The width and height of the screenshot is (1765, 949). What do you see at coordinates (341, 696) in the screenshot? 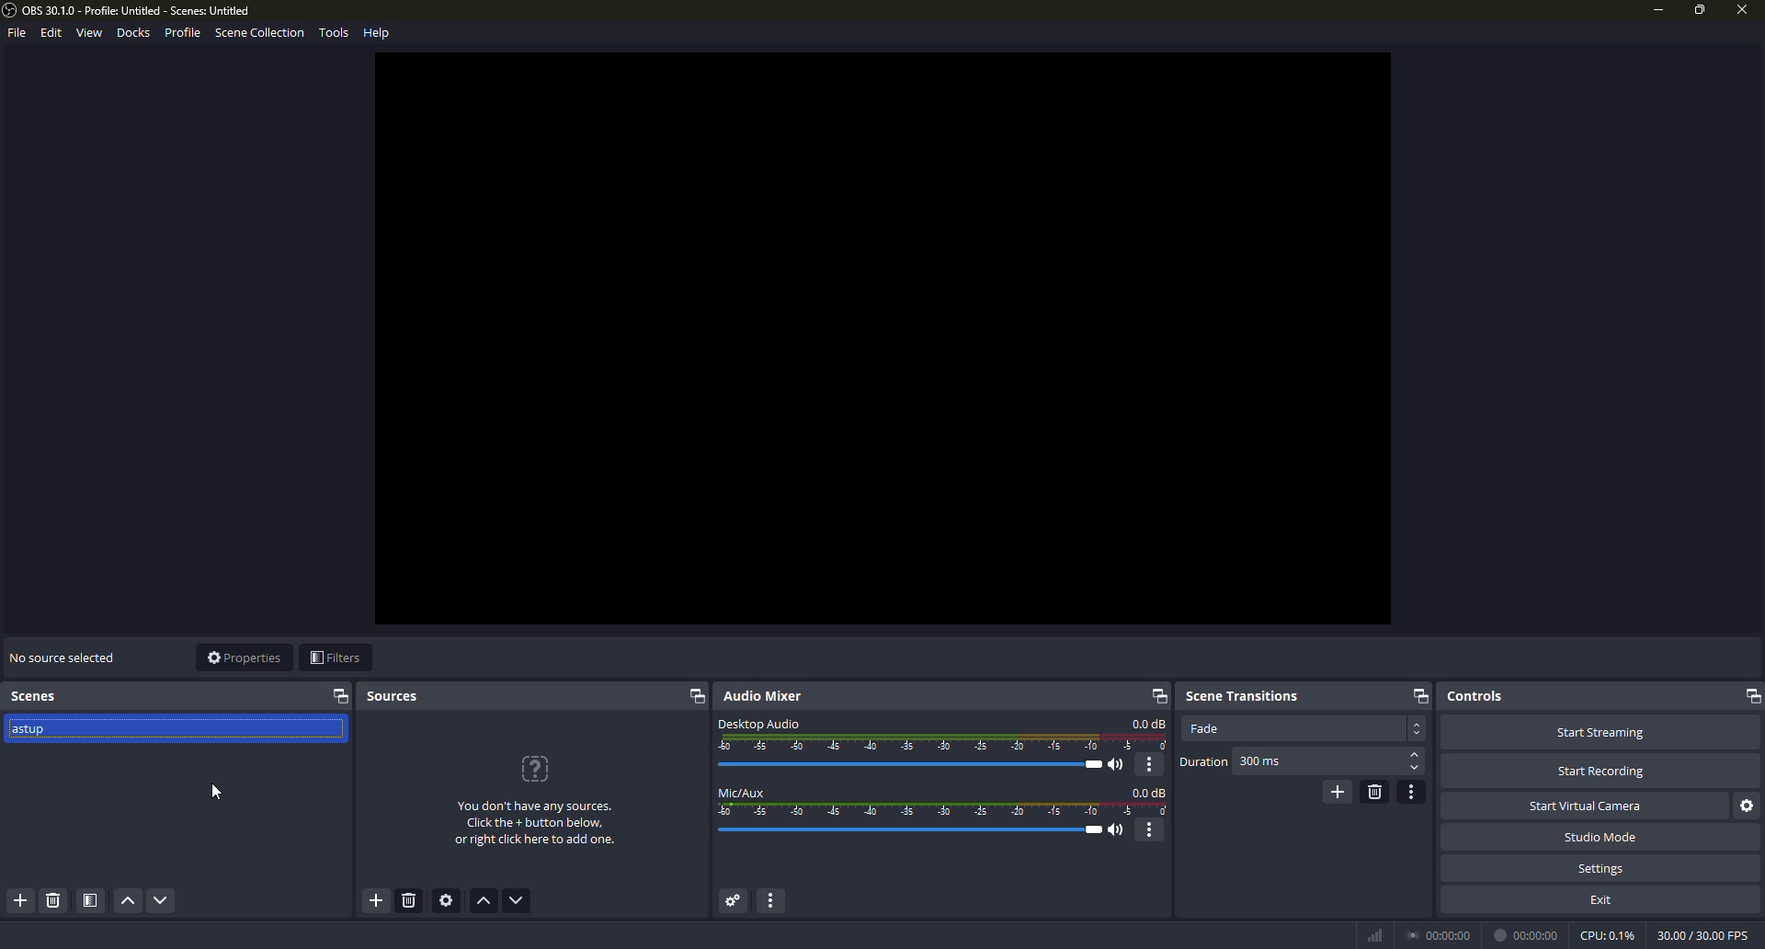
I see `expand` at bounding box center [341, 696].